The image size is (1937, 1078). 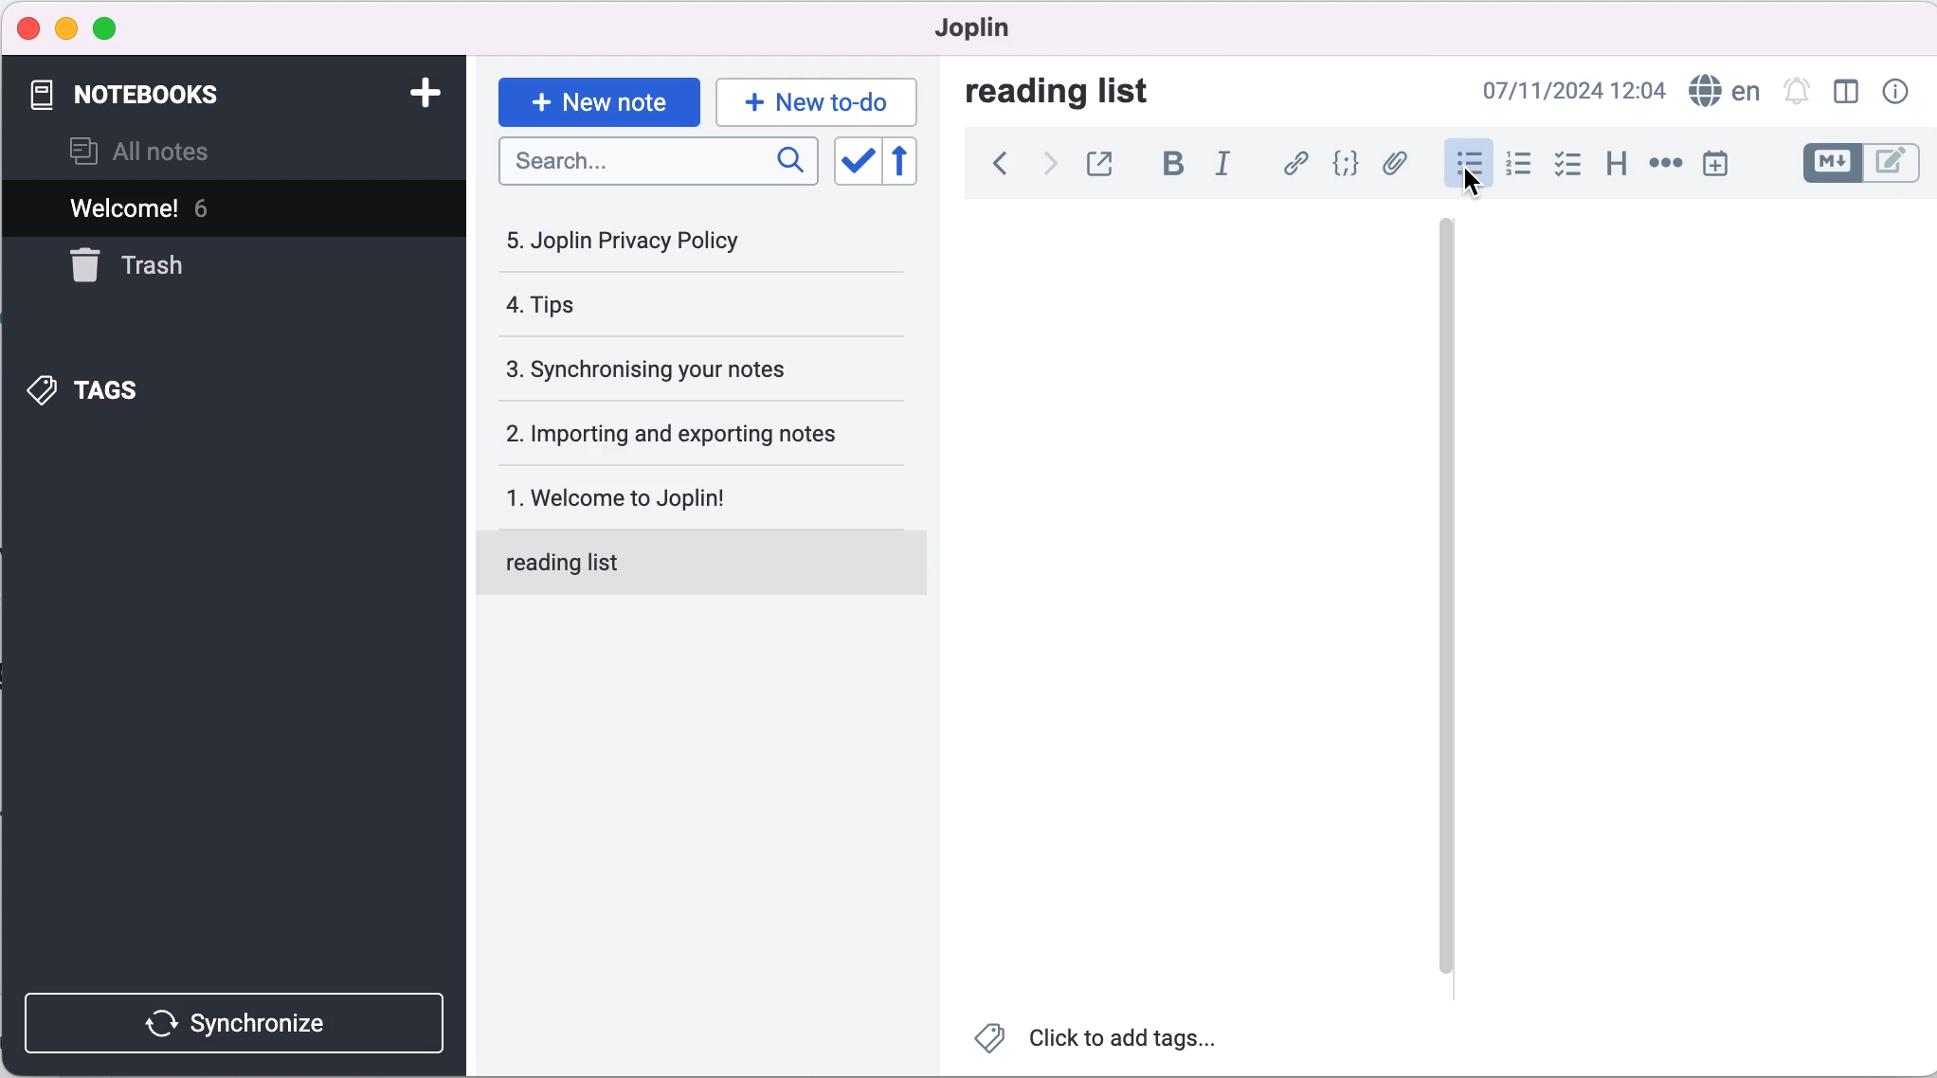 I want to click on blank canvas 2, so click(x=1694, y=610).